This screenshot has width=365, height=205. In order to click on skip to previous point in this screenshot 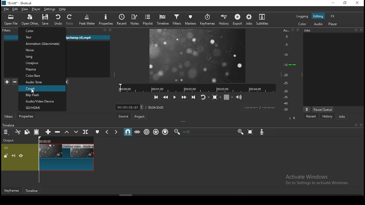, I will do `click(156, 97)`.